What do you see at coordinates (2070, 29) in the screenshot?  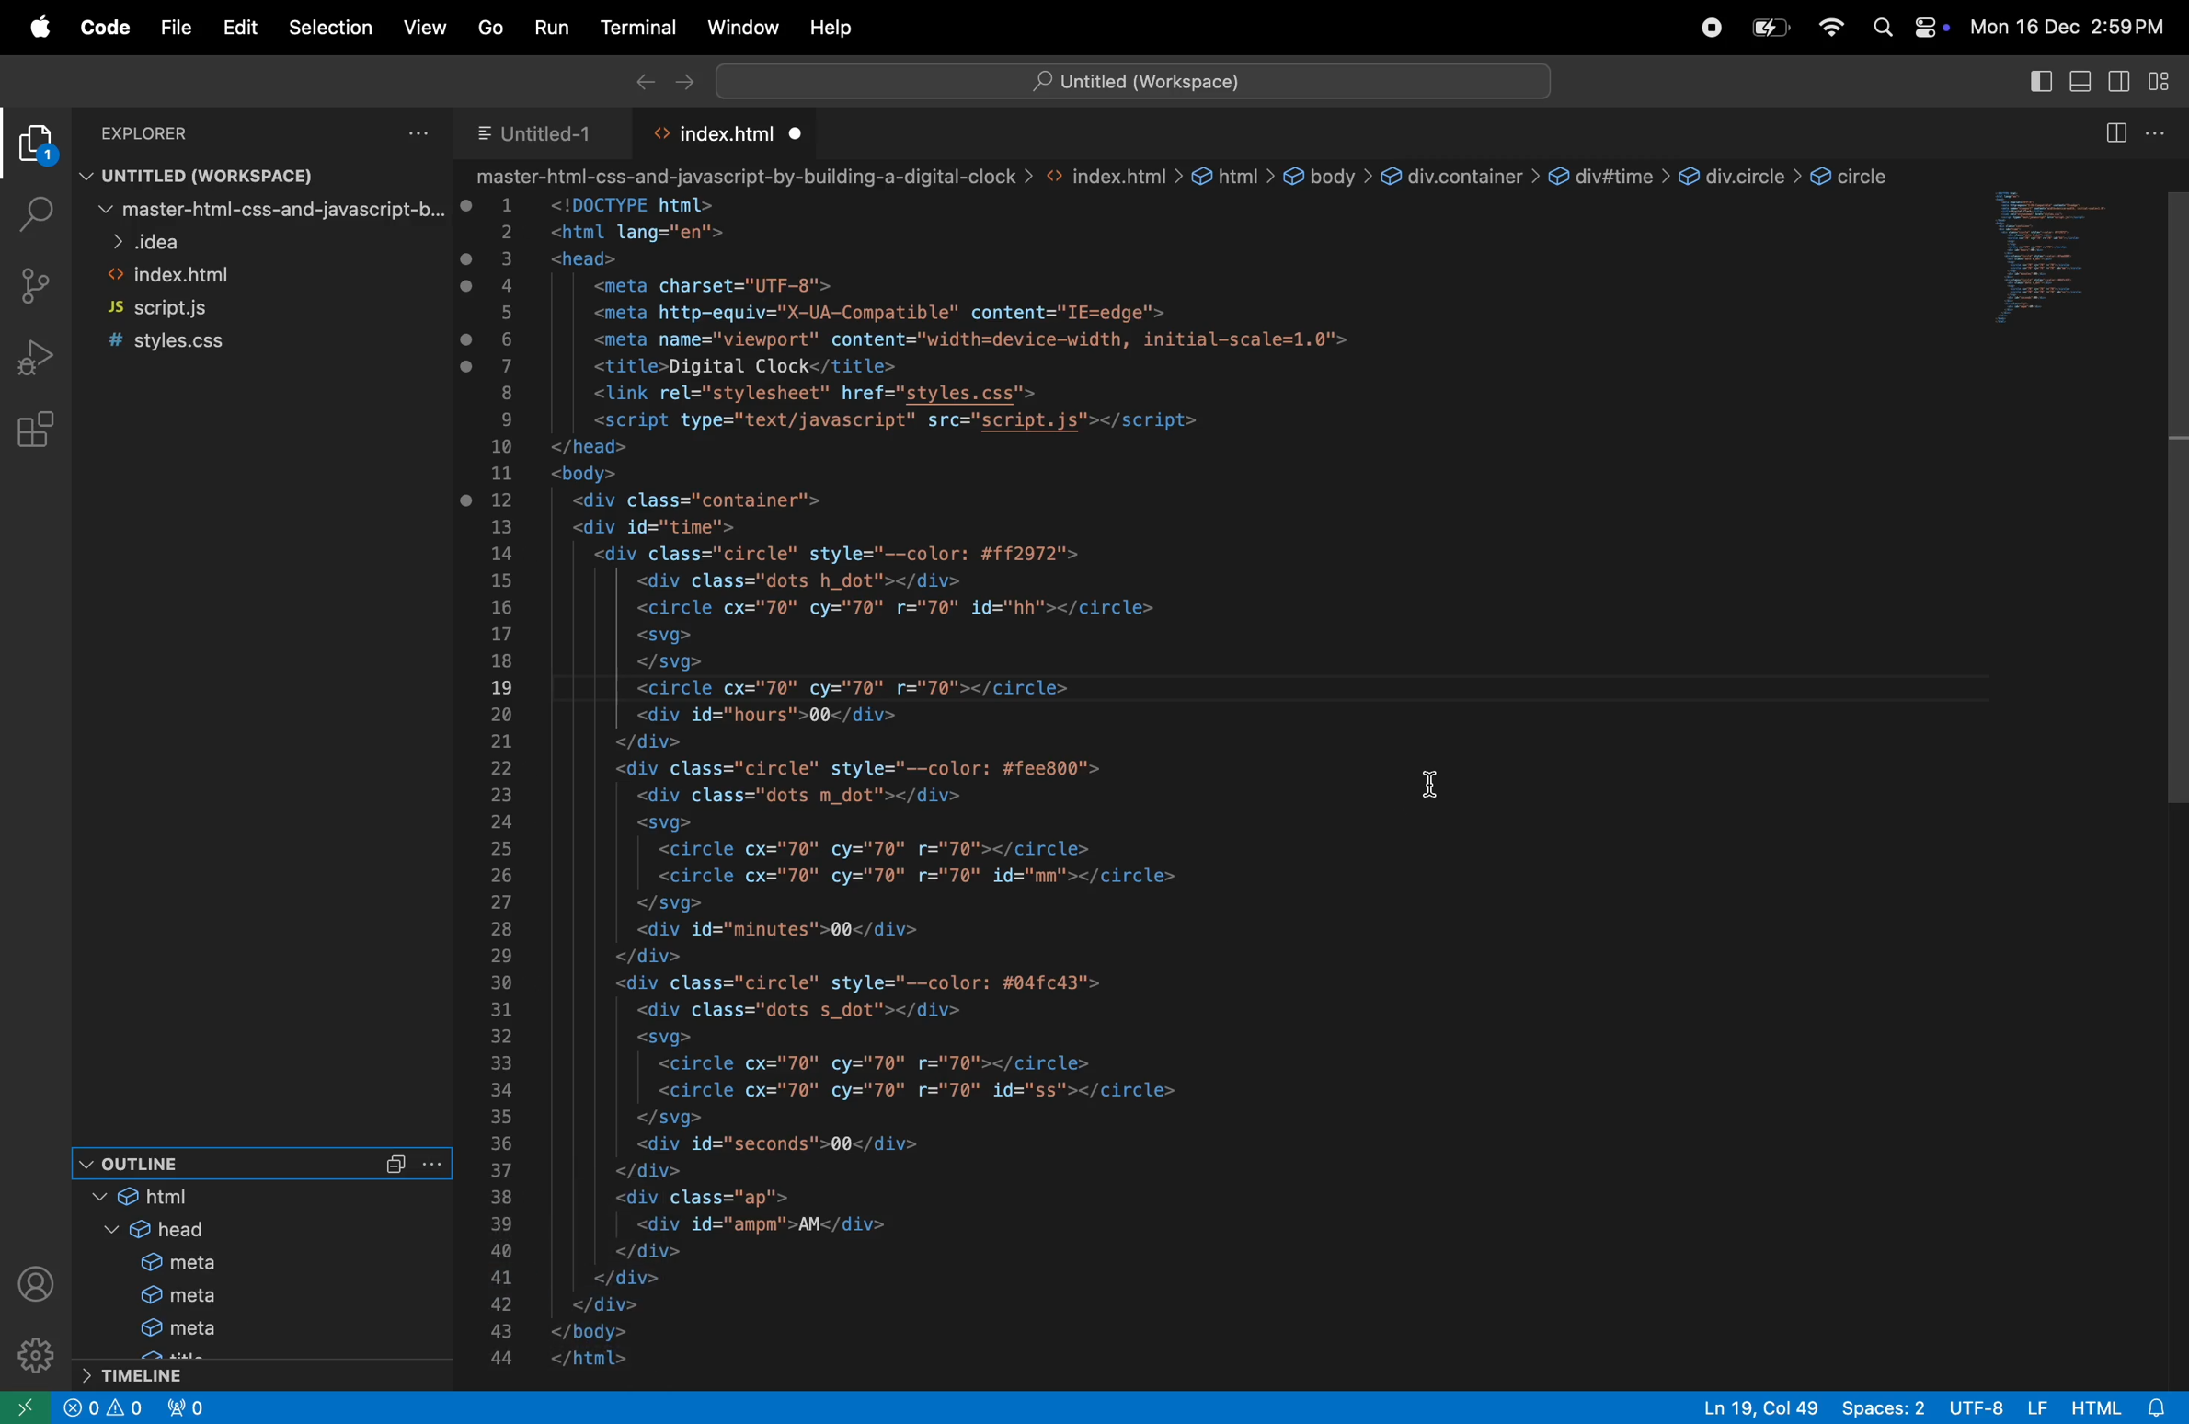 I see `Mon 16 Dec 2:59 PM` at bounding box center [2070, 29].